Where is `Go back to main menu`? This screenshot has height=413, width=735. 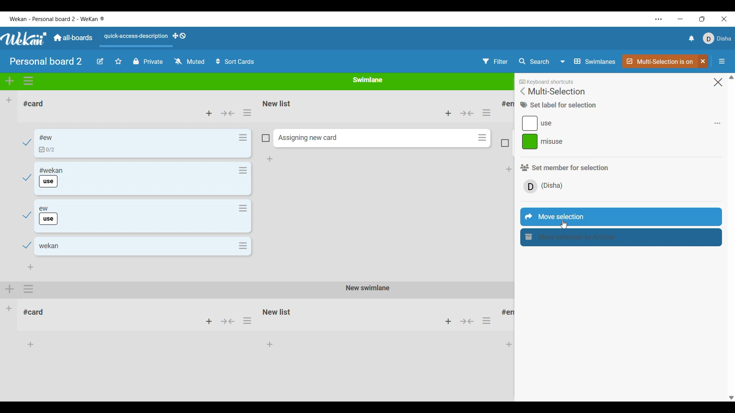
Go back to main menu is located at coordinates (523, 91).